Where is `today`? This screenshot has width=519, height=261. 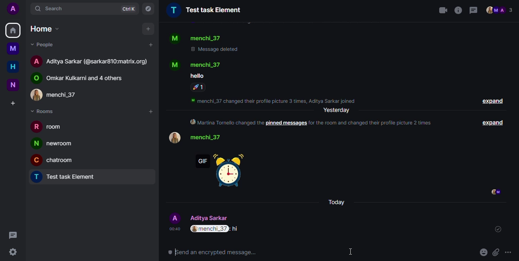
today is located at coordinates (337, 202).